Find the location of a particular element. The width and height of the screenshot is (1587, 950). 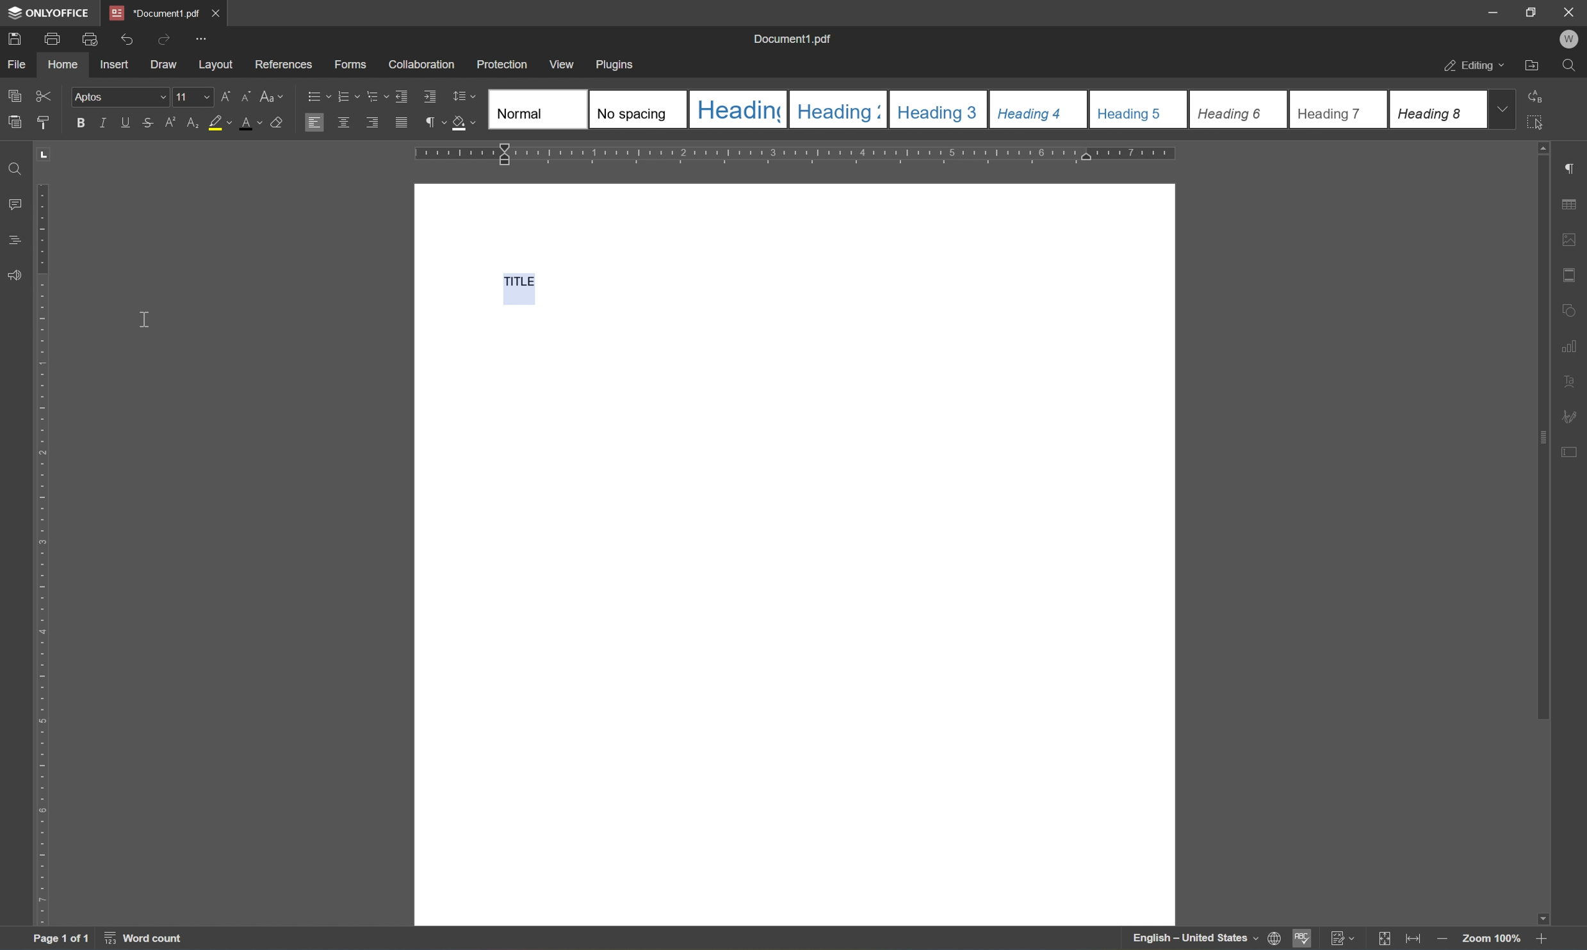

Decrease indent is located at coordinates (402, 95).